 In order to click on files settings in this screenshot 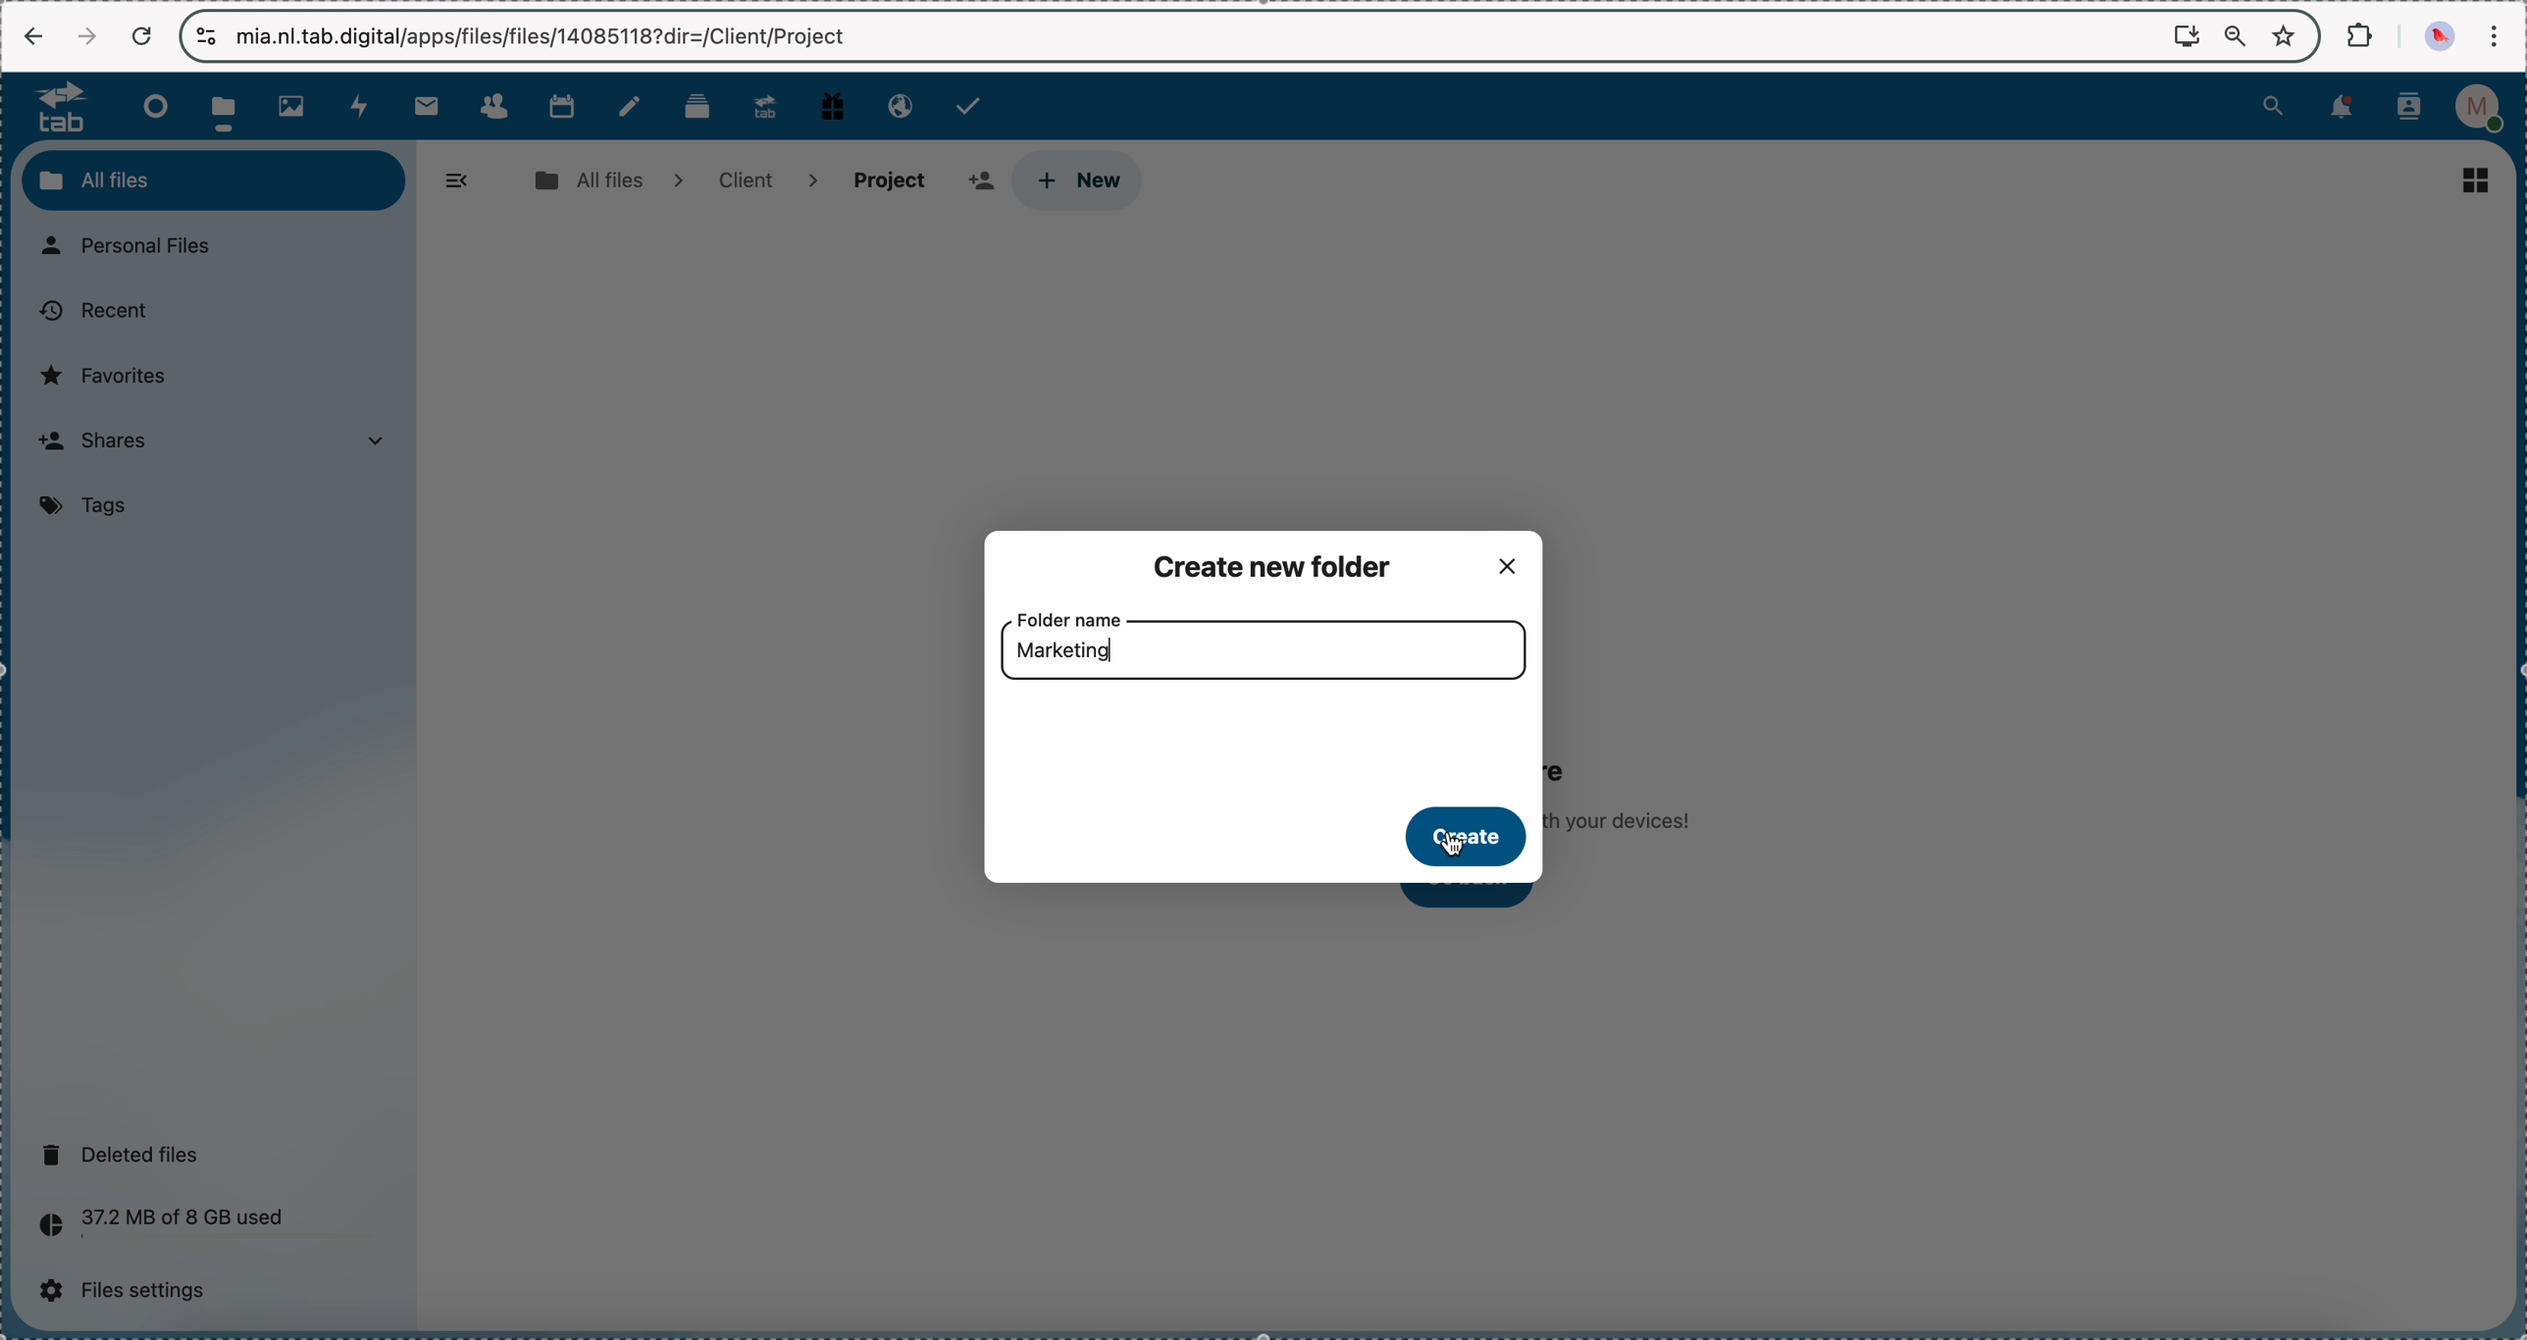, I will do `click(132, 1291)`.